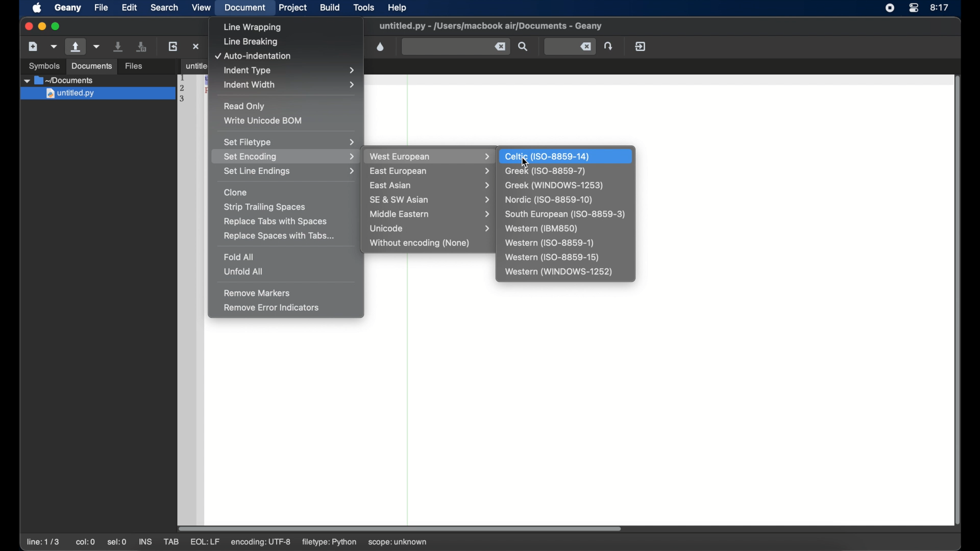 The width and height of the screenshot is (980, 551). What do you see at coordinates (608, 46) in the screenshot?
I see `jump to the entered line number` at bounding box center [608, 46].